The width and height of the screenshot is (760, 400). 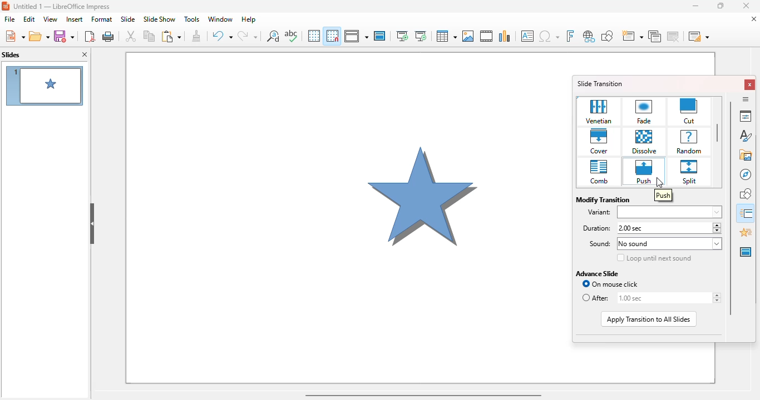 I want to click on sidebar settings, so click(x=746, y=99).